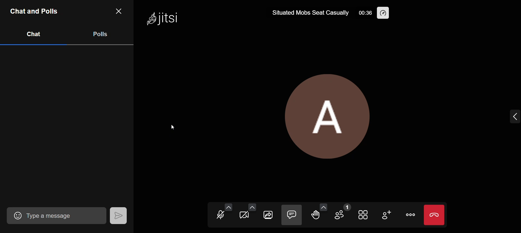 The height and width of the screenshot is (233, 521). I want to click on poll tab, so click(101, 34).